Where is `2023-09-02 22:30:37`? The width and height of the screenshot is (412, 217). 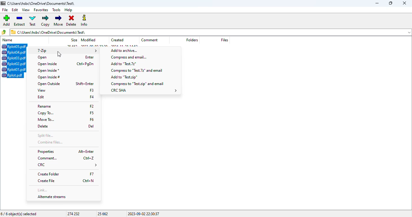 2023-09-02 22:30:37 is located at coordinates (144, 214).